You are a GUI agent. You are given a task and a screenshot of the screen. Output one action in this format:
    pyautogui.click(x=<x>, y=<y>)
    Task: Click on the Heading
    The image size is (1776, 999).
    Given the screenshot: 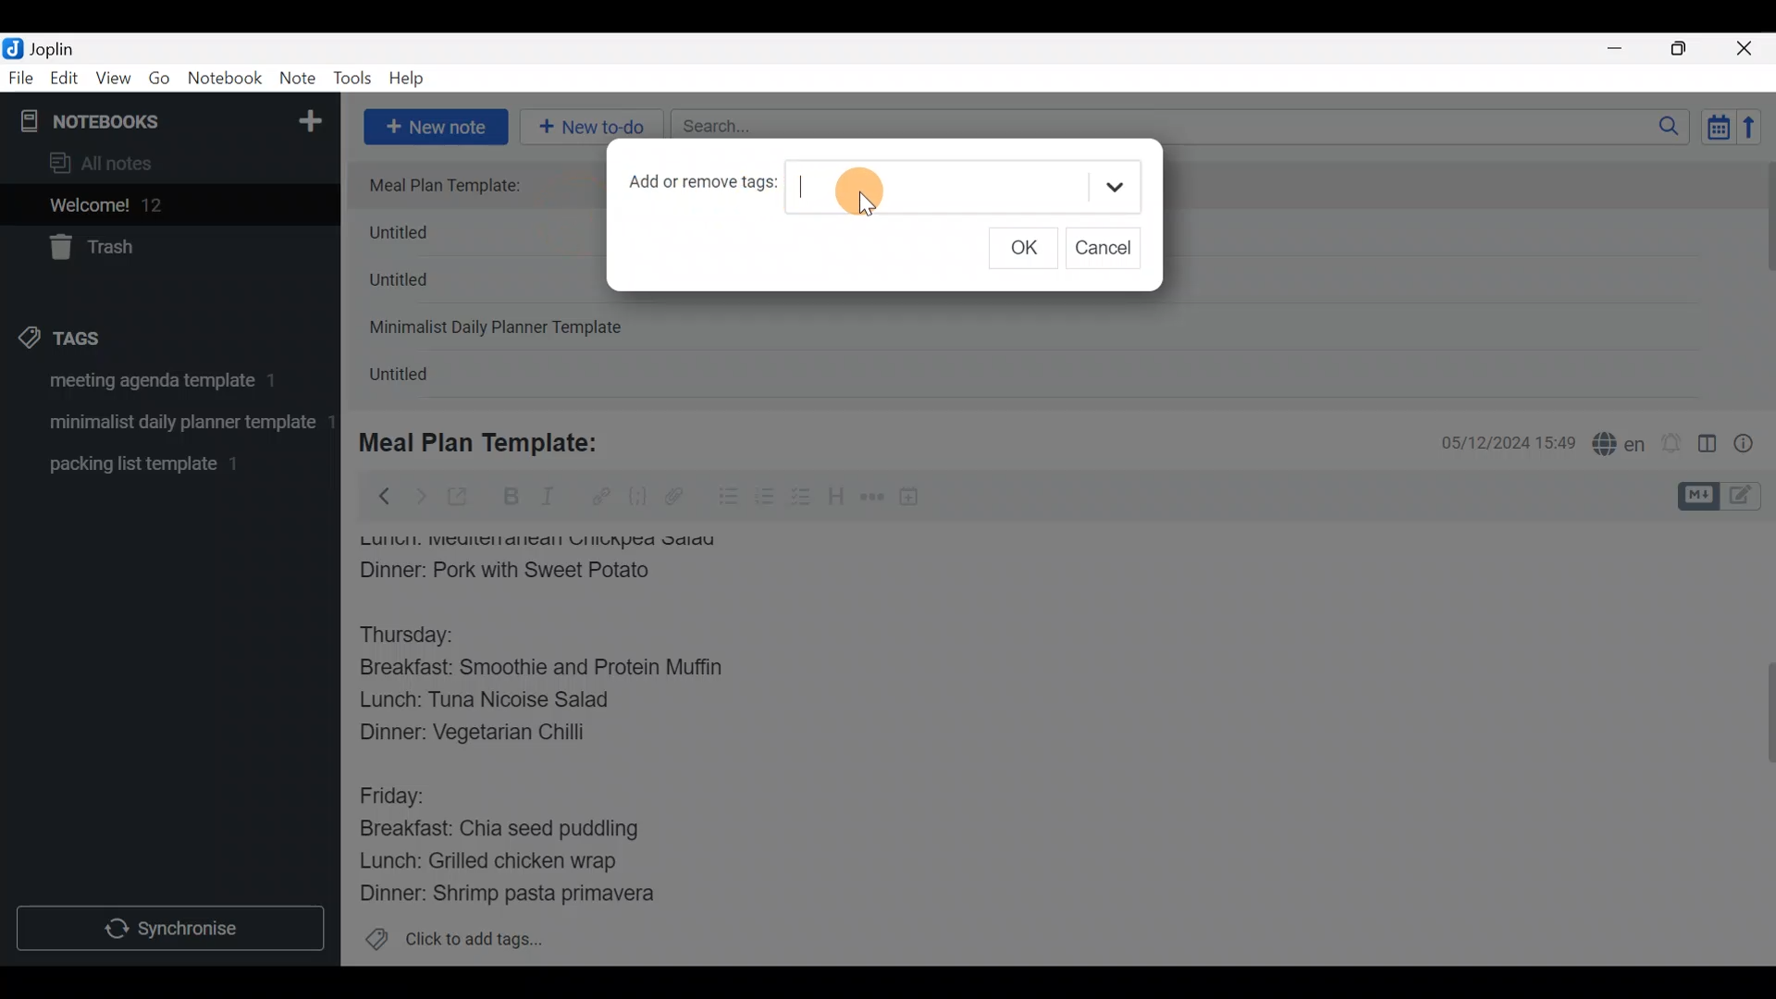 What is the action you would take?
    pyautogui.click(x=837, y=499)
    